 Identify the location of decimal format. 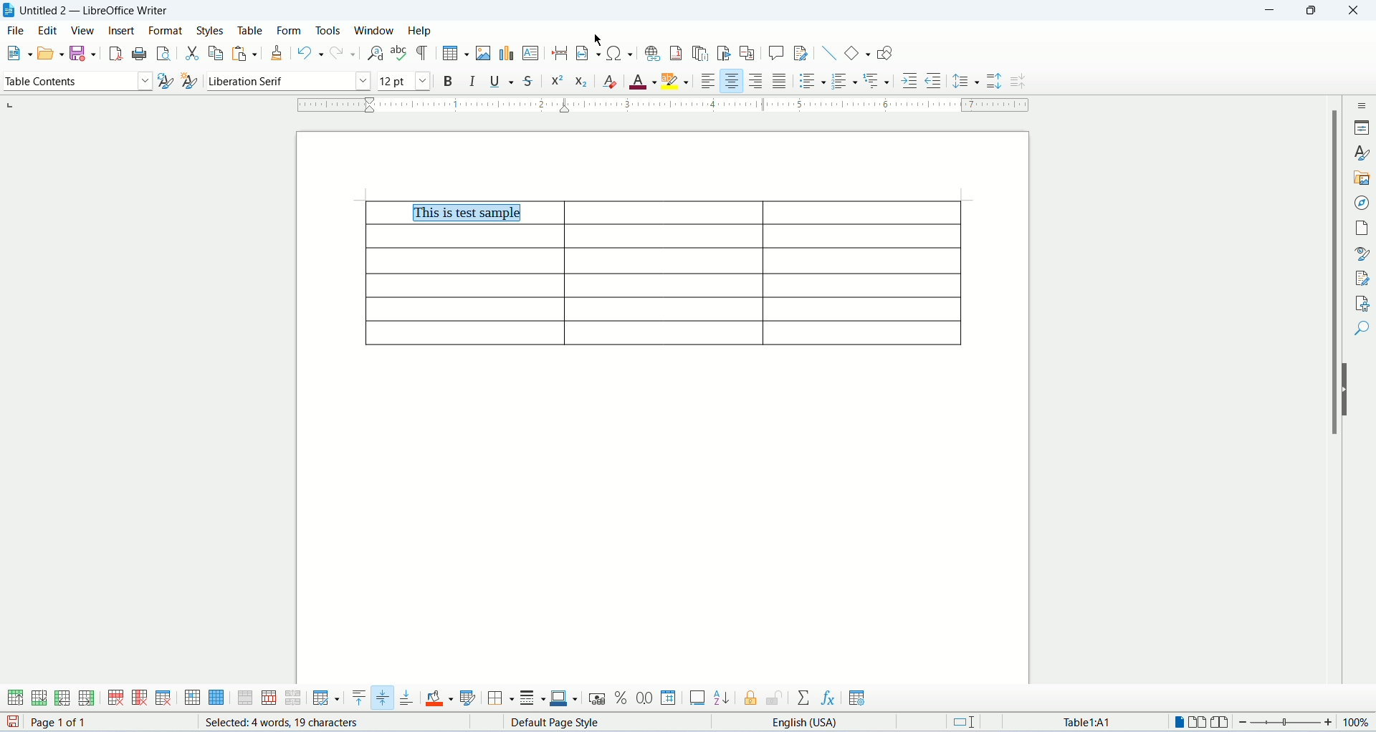
(646, 696).